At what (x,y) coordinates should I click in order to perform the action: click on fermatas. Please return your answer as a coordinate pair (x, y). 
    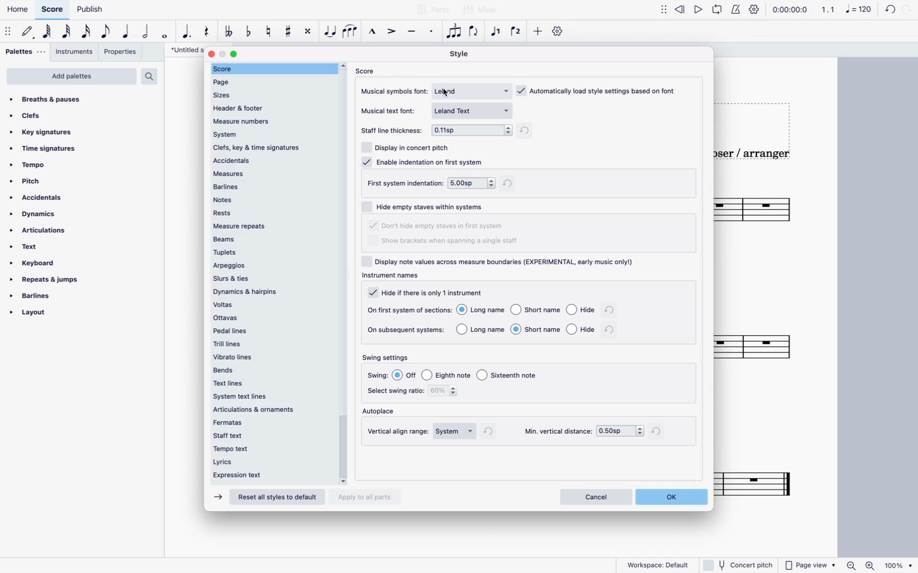
    Looking at the image, I should click on (272, 422).